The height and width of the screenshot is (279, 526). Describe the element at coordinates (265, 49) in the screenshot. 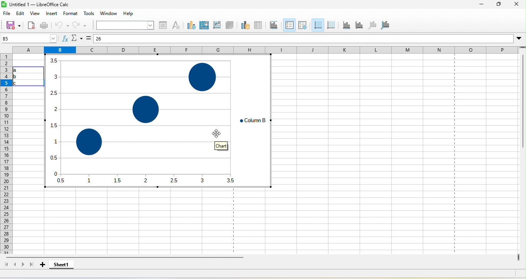

I see `column headings` at that location.